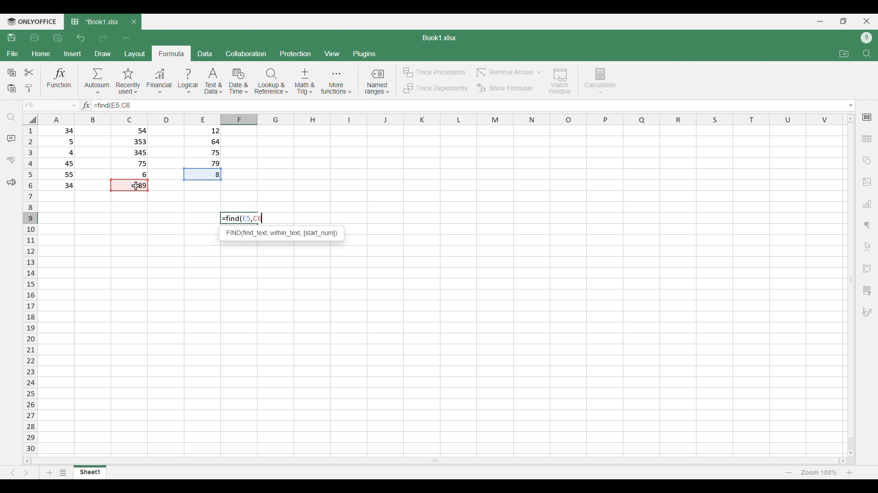 This screenshot has height=493, width=878. Describe the element at coordinates (438, 120) in the screenshot. I see `Indicates columns` at that location.